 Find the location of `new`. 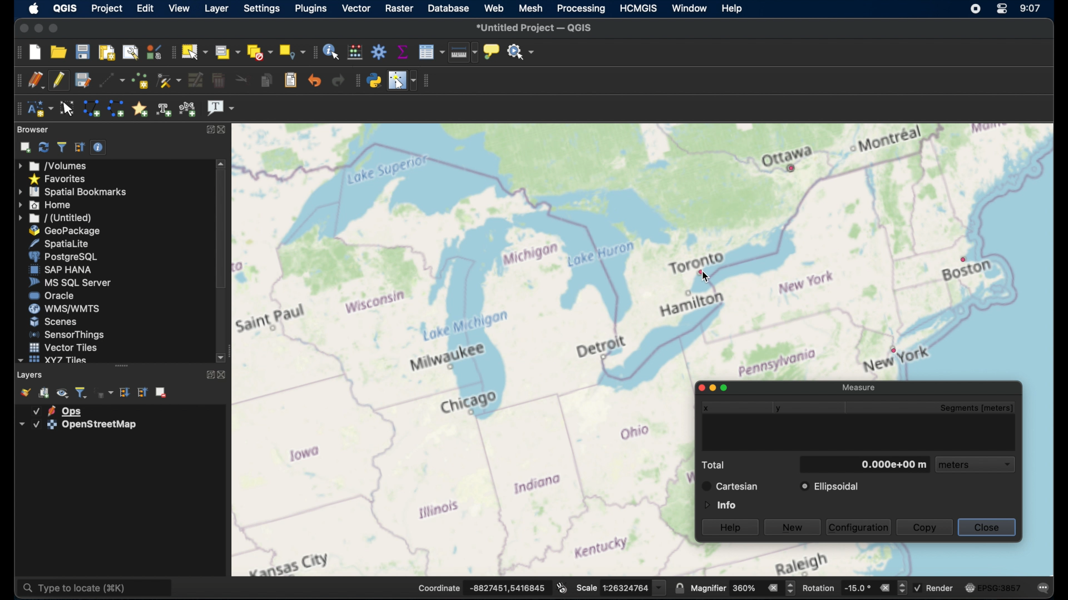

new is located at coordinates (794, 526).